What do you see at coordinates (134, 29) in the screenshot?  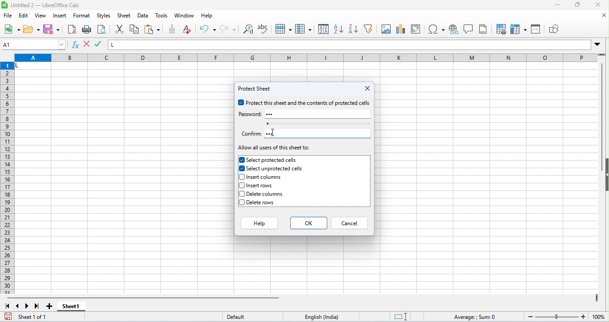 I see `copy` at bounding box center [134, 29].